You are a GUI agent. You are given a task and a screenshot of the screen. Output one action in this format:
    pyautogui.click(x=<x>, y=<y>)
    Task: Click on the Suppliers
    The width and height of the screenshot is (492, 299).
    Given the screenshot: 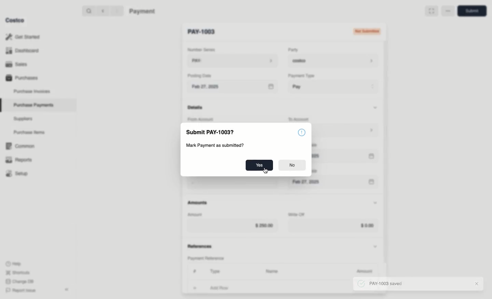 What is the action you would take?
    pyautogui.click(x=23, y=118)
    